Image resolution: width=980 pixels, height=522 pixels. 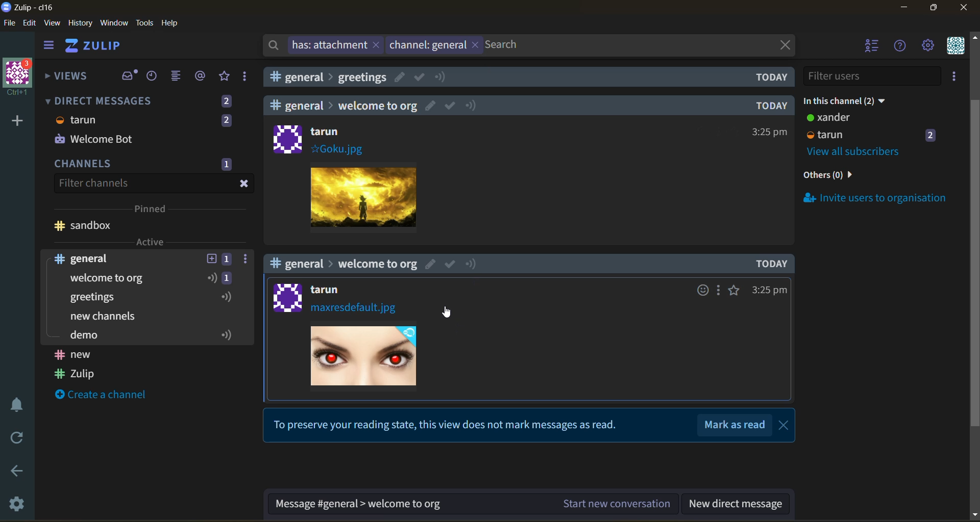 I want to click on DIRECT MESSAGES, so click(x=98, y=101).